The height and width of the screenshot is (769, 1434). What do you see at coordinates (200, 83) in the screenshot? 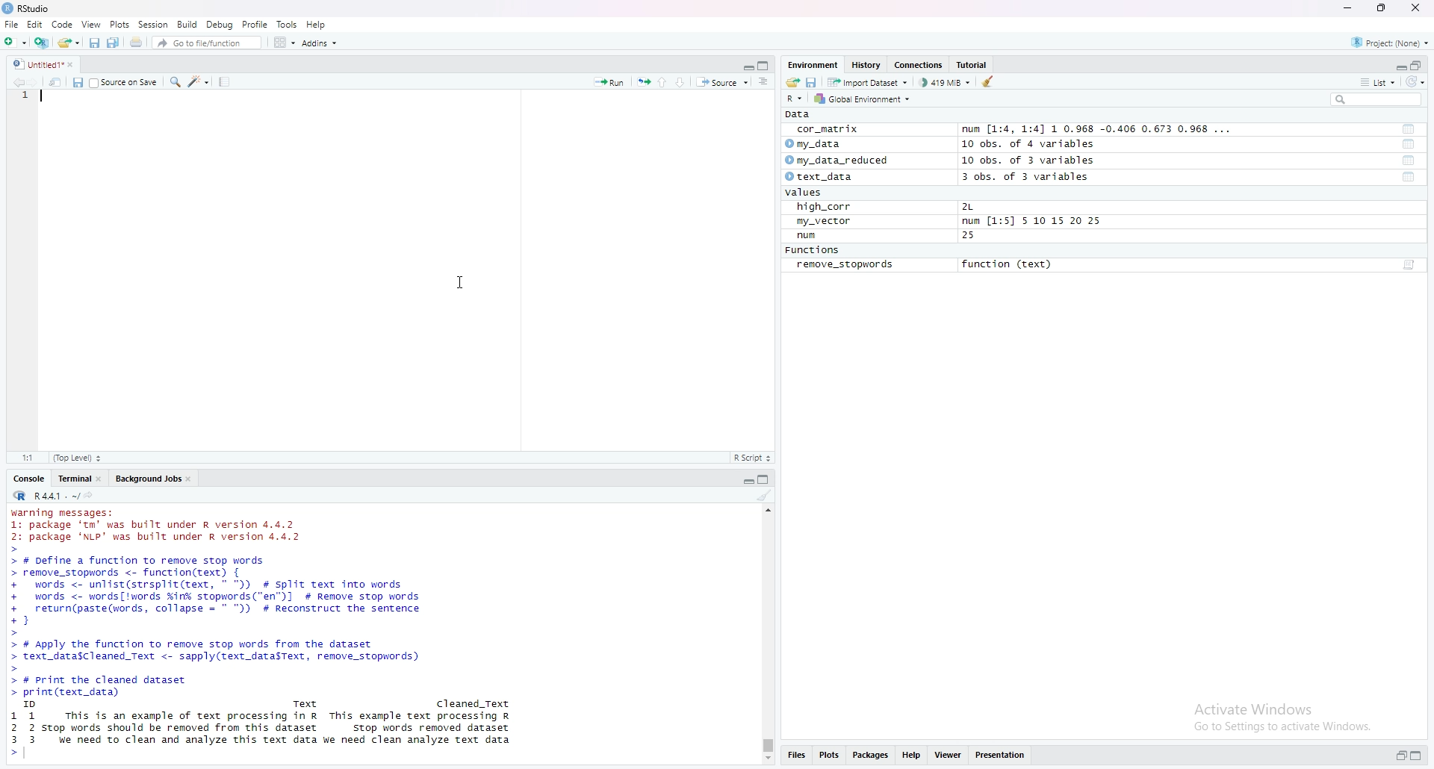
I see `Code tools` at bounding box center [200, 83].